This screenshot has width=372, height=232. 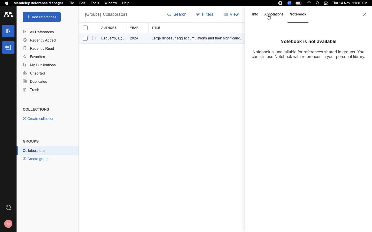 I want to click on Duplicates, so click(x=36, y=82).